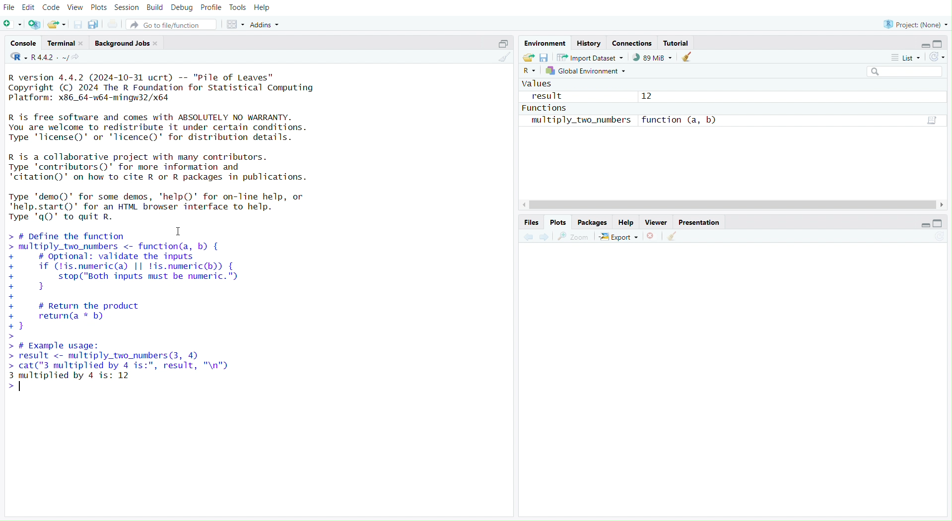 This screenshot has height=521, width=952. What do you see at coordinates (906, 72) in the screenshot?
I see `Search bar` at bounding box center [906, 72].